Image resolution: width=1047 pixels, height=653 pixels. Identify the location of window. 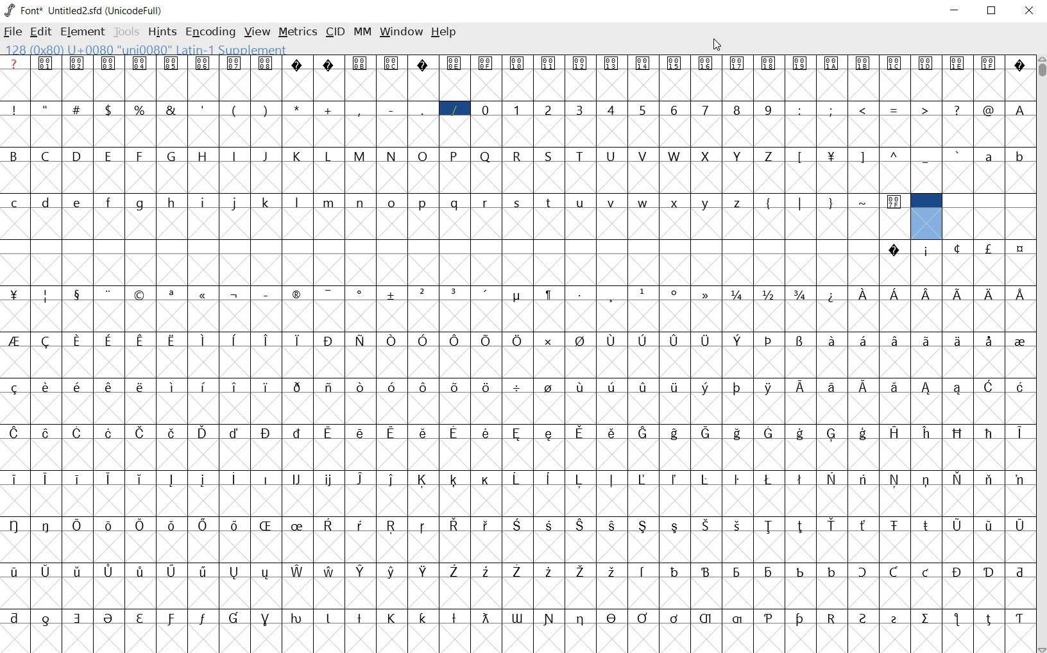
(401, 32).